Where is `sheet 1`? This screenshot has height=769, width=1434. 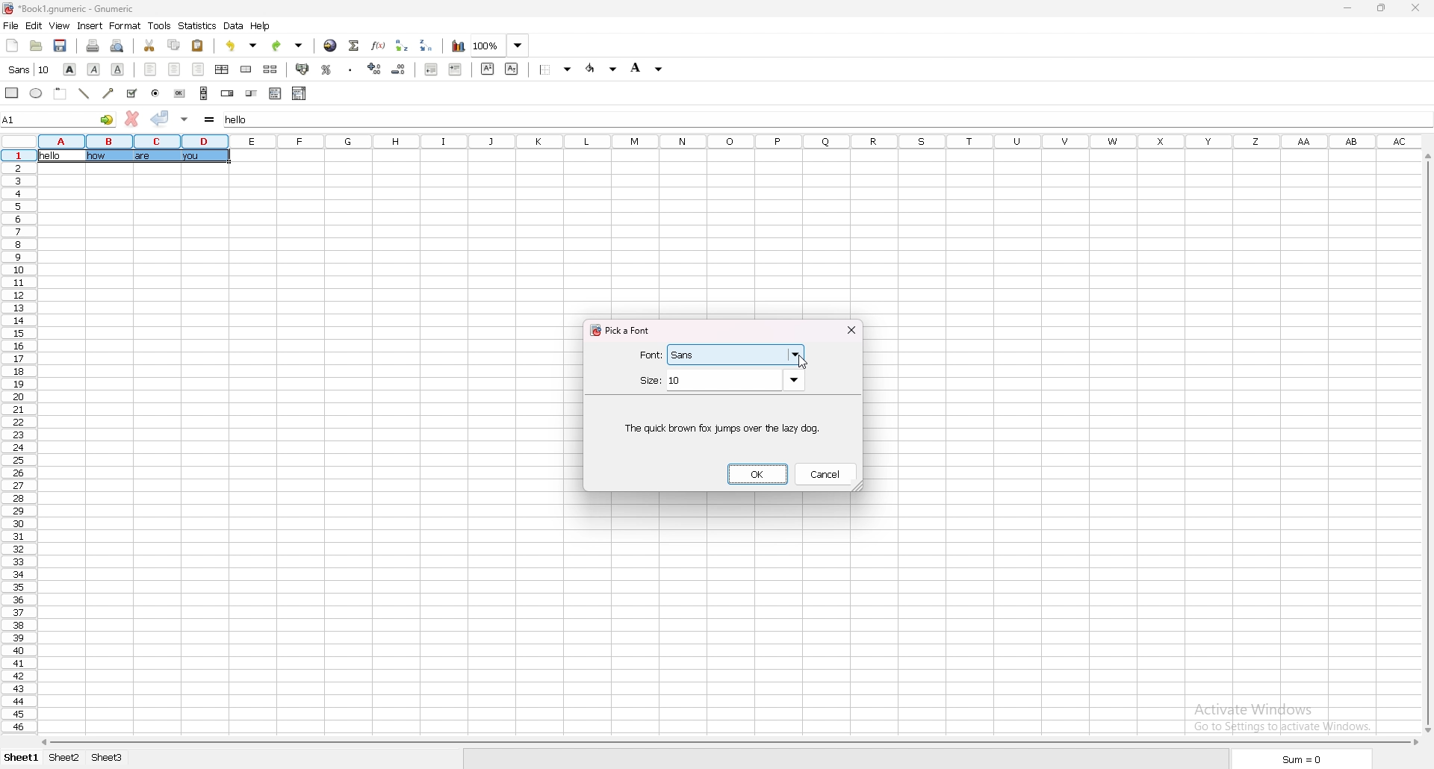
sheet 1 is located at coordinates (20, 759).